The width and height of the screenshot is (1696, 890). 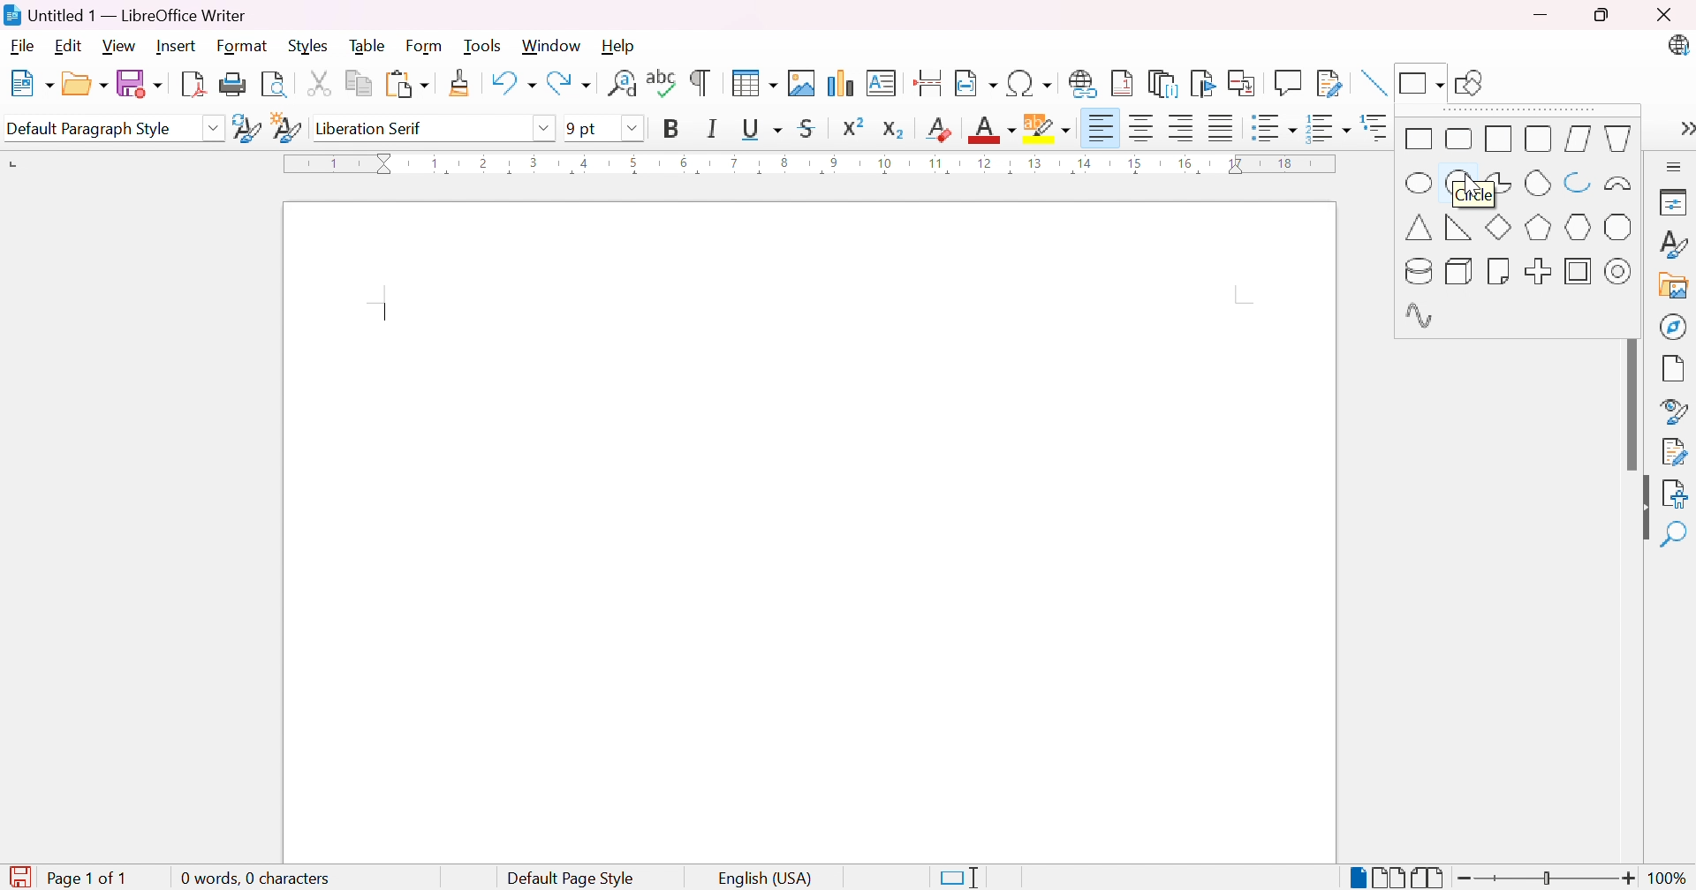 What do you see at coordinates (22, 49) in the screenshot?
I see `File` at bounding box center [22, 49].